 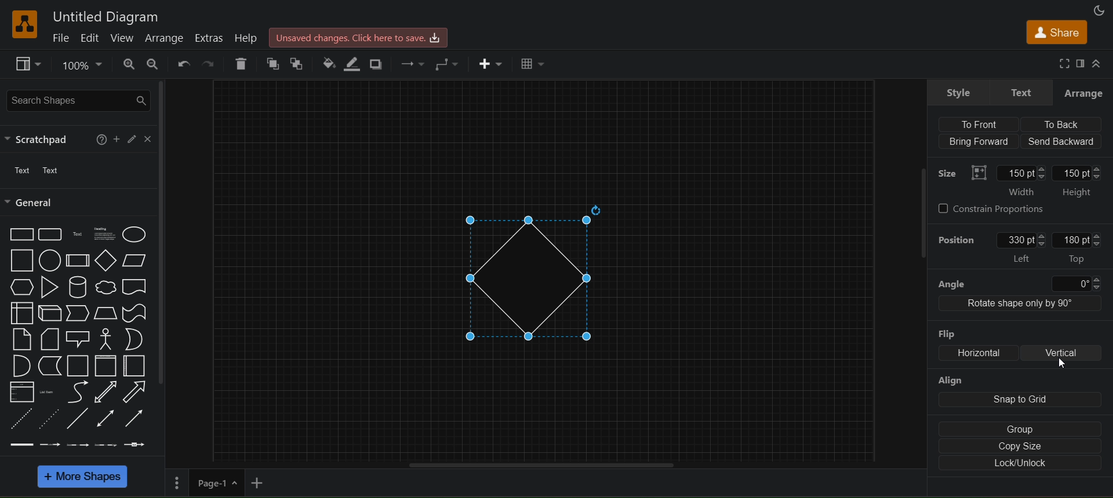 I want to click on snap to grid, so click(x=1017, y=398).